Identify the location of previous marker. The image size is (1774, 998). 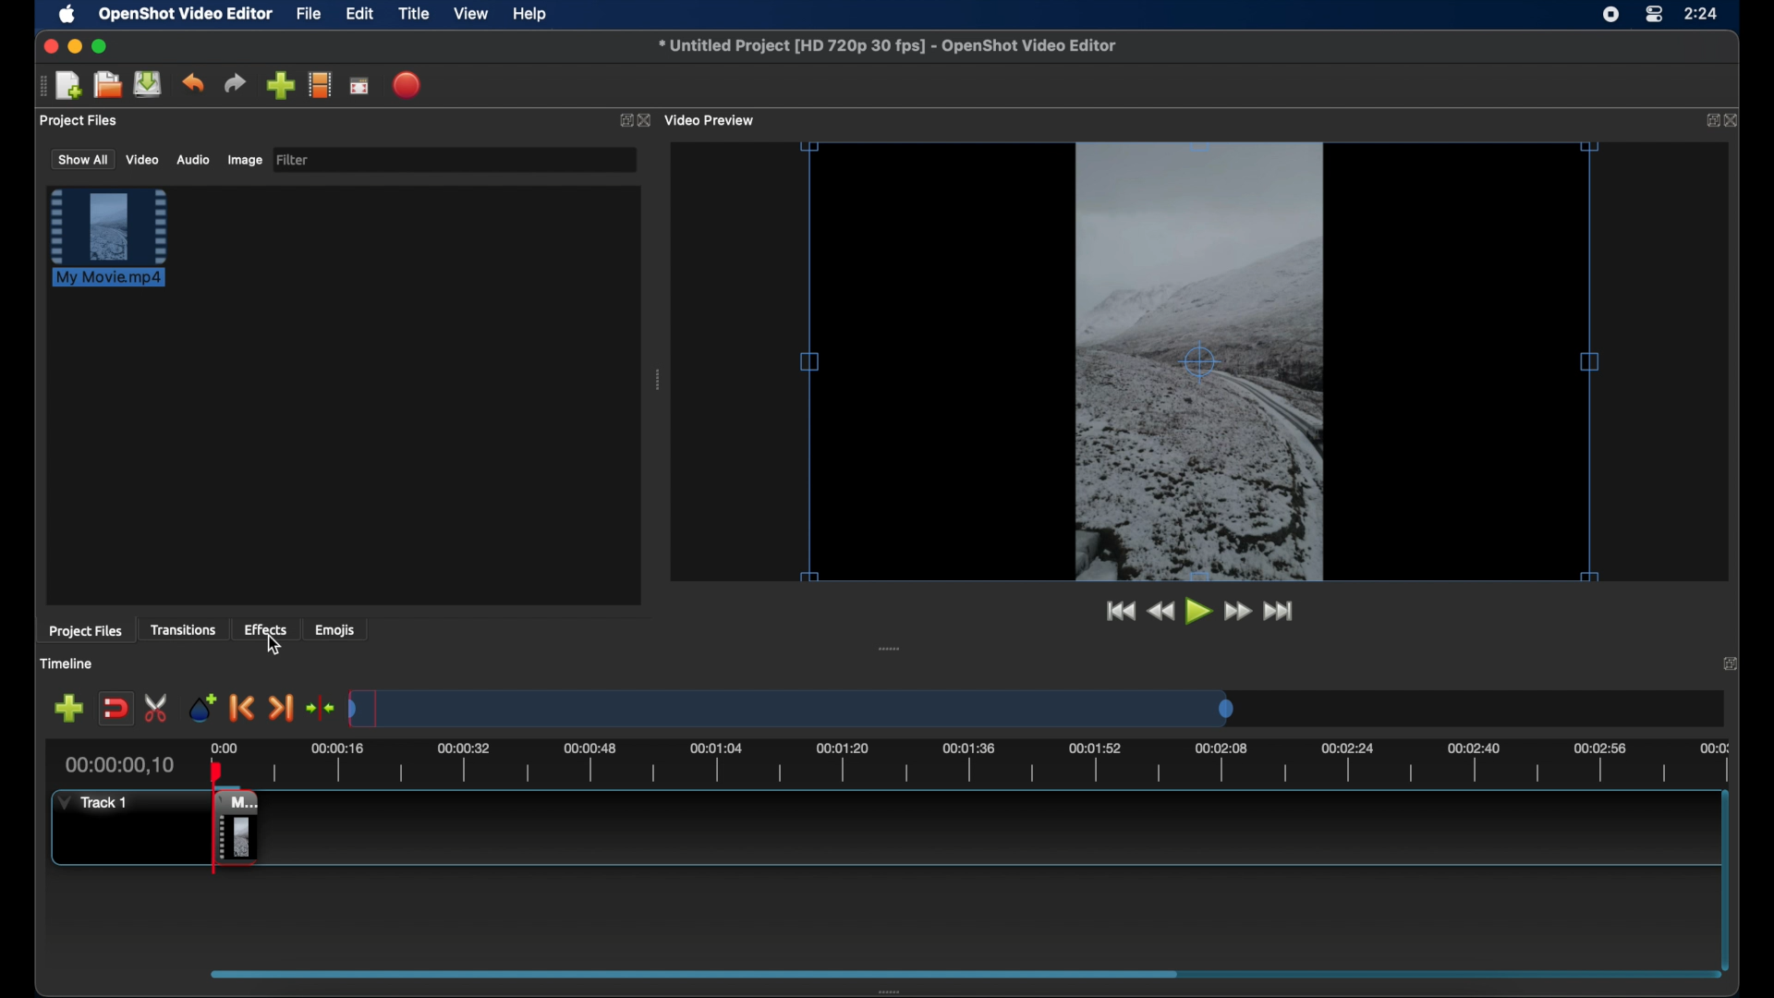
(239, 707).